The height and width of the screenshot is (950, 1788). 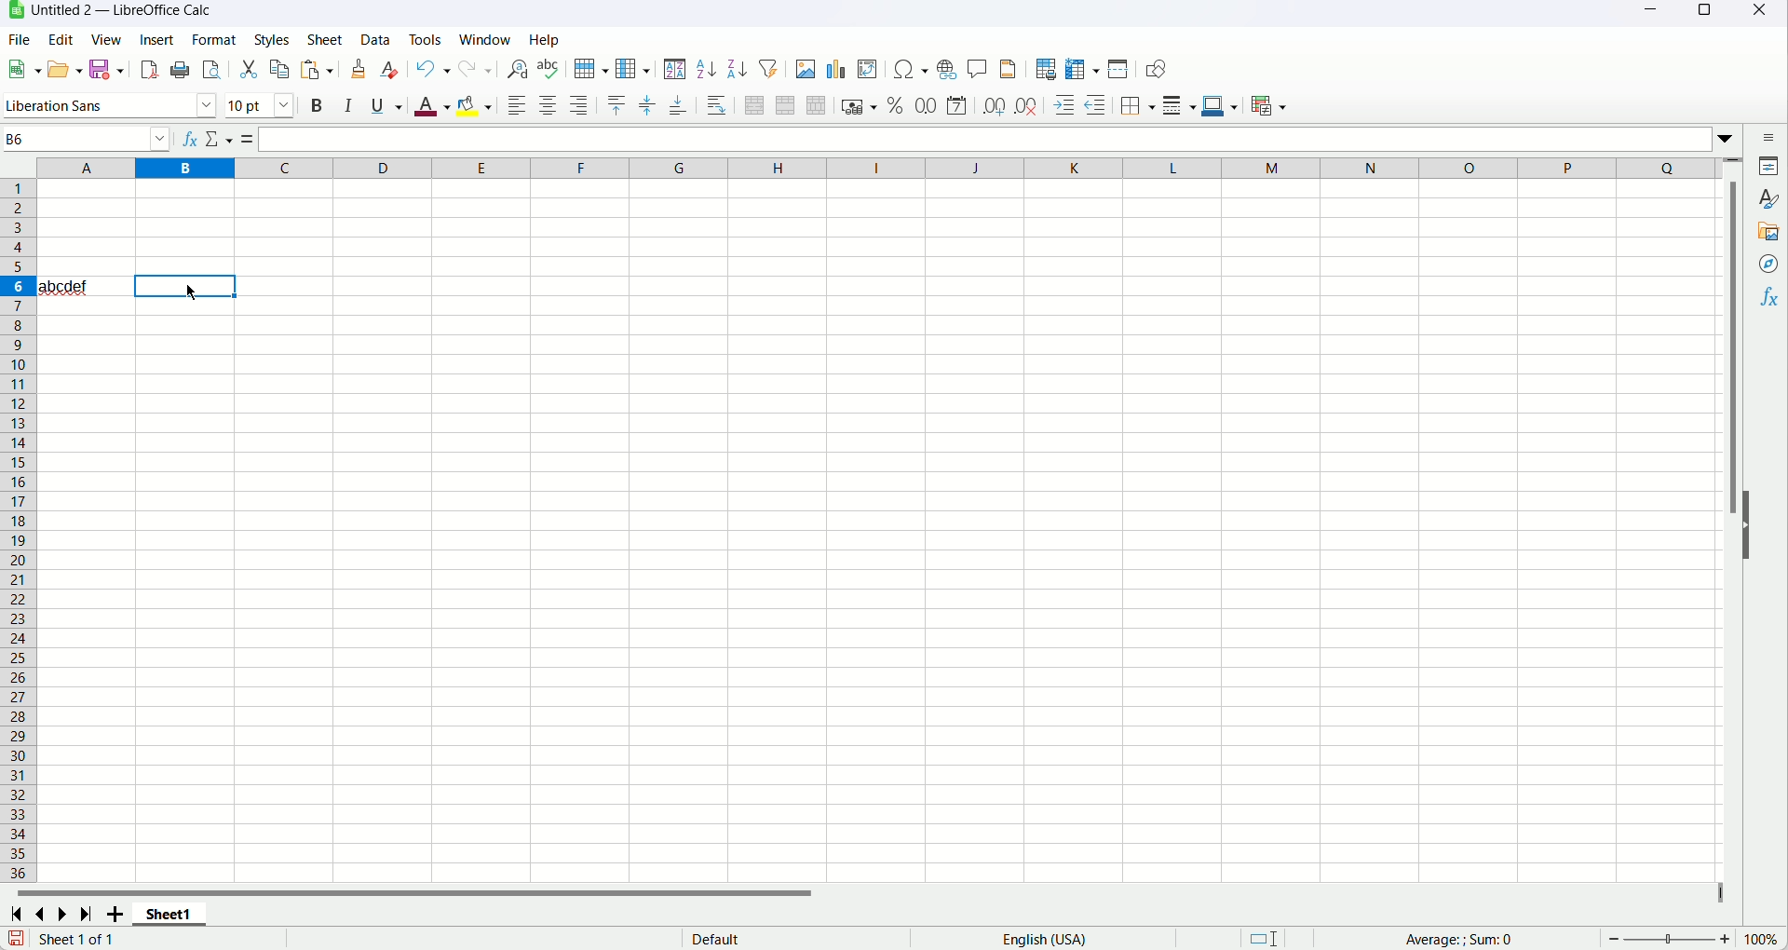 I want to click on align right, so click(x=578, y=105).